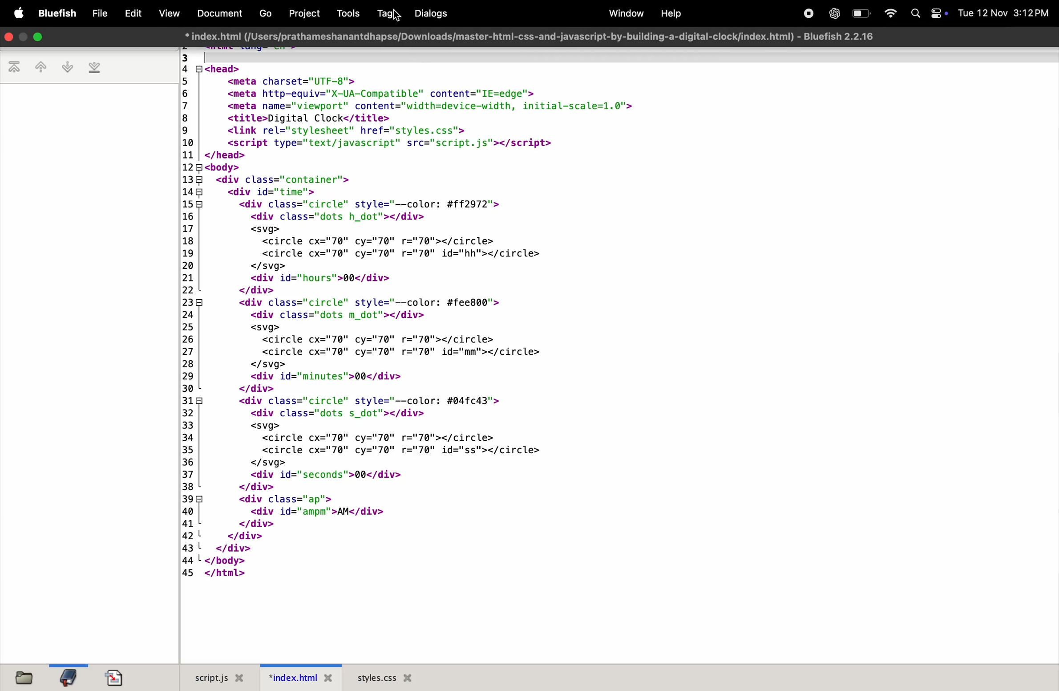 The height and width of the screenshot is (691, 1059). Describe the element at coordinates (617, 355) in the screenshot. I see `code using html, css, javascript to build a digital clock. The code contains <head> that has a <title> <link> and <script type>. <Body> contains different <id> and <class>` at that location.